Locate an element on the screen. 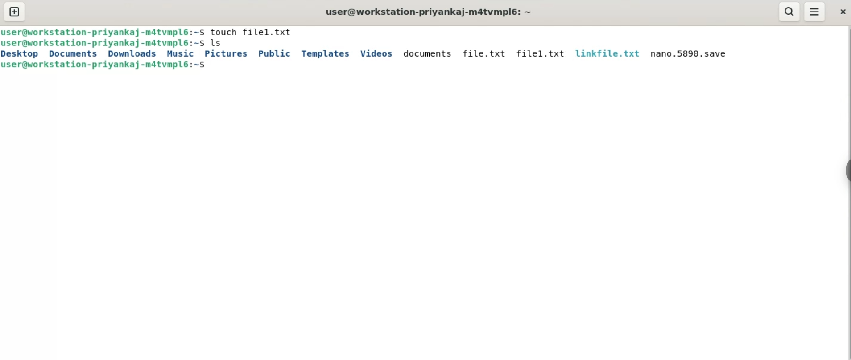  videos is located at coordinates (376, 54).